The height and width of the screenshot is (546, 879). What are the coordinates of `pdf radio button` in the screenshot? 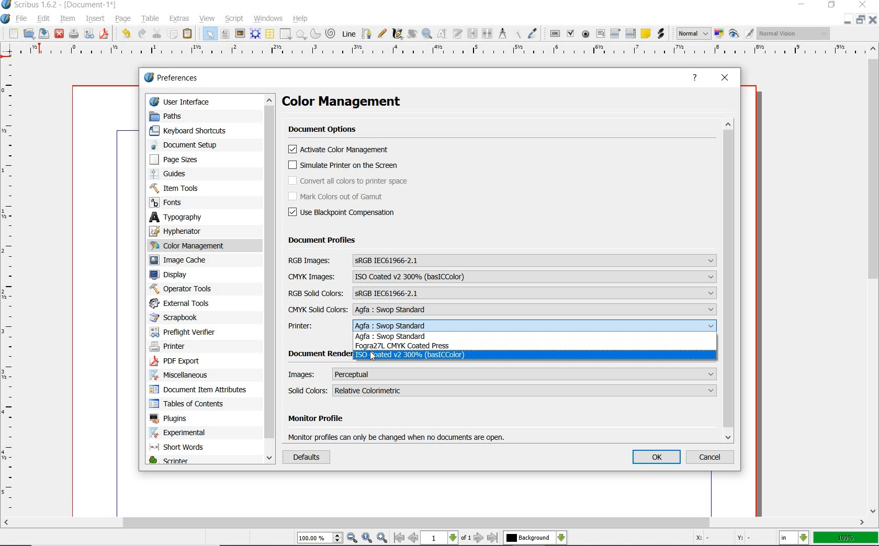 It's located at (585, 35).